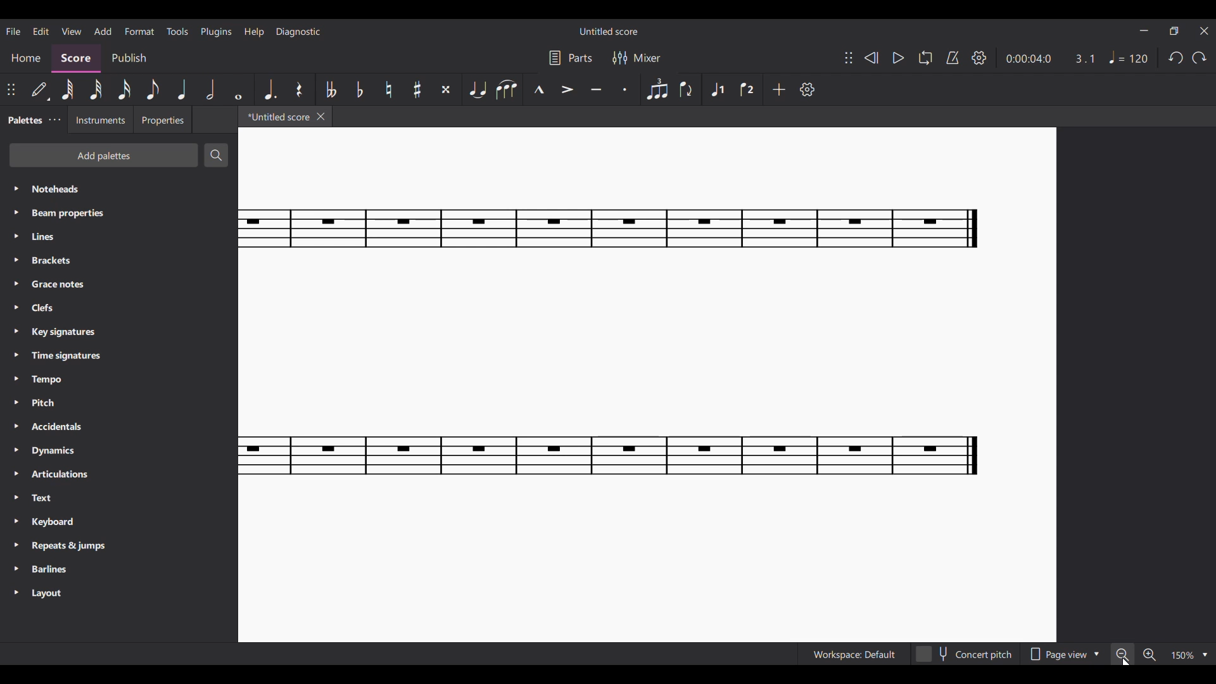  I want to click on Score, current section highlighted, so click(76, 58).